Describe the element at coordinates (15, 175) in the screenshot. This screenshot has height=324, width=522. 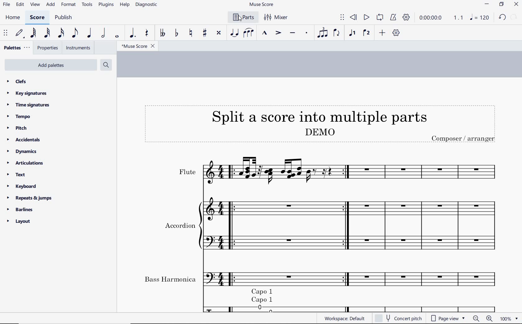
I see `text` at that location.